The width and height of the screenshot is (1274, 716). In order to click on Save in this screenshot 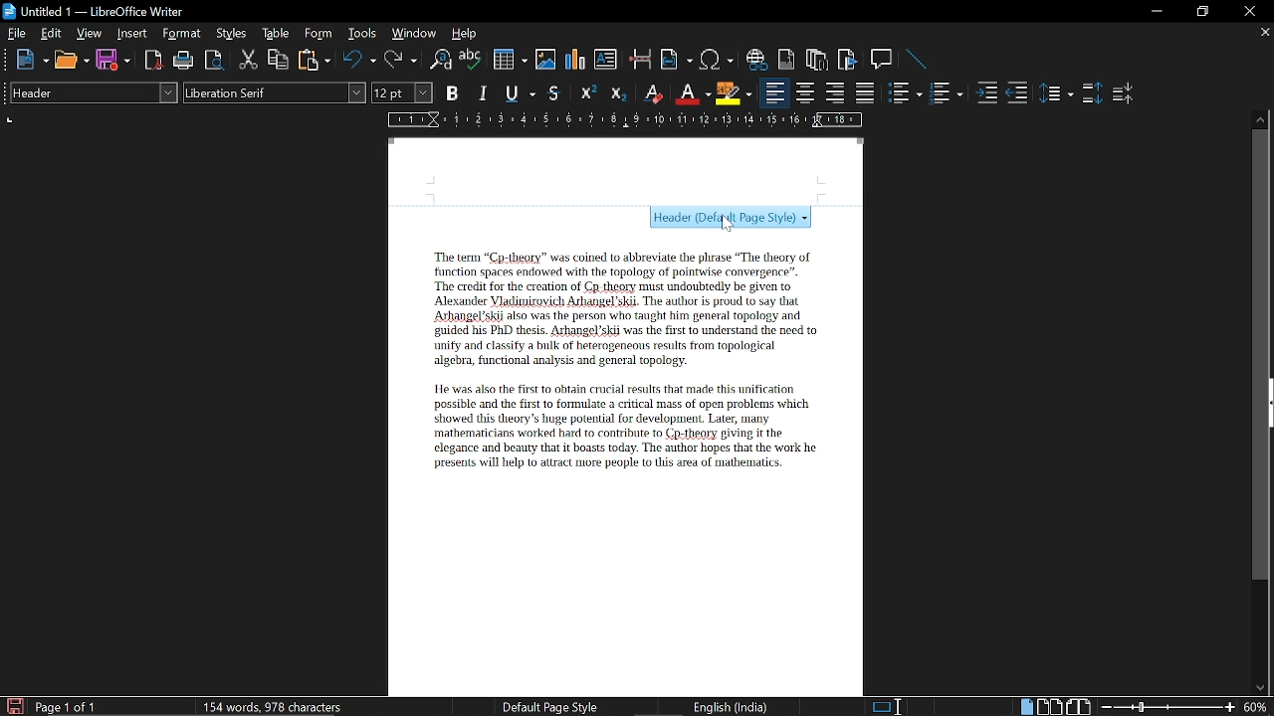, I will do `click(113, 61)`.